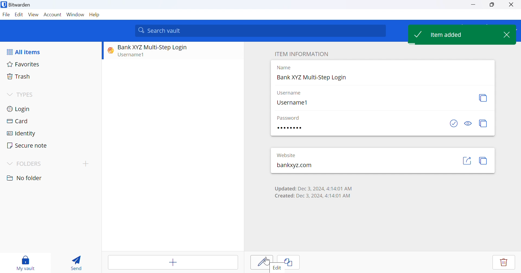 Image resolution: width=521 pixels, height=273 pixels. Describe the element at coordinates (313, 78) in the screenshot. I see `Bank XYZ Multi-Step Login` at that location.